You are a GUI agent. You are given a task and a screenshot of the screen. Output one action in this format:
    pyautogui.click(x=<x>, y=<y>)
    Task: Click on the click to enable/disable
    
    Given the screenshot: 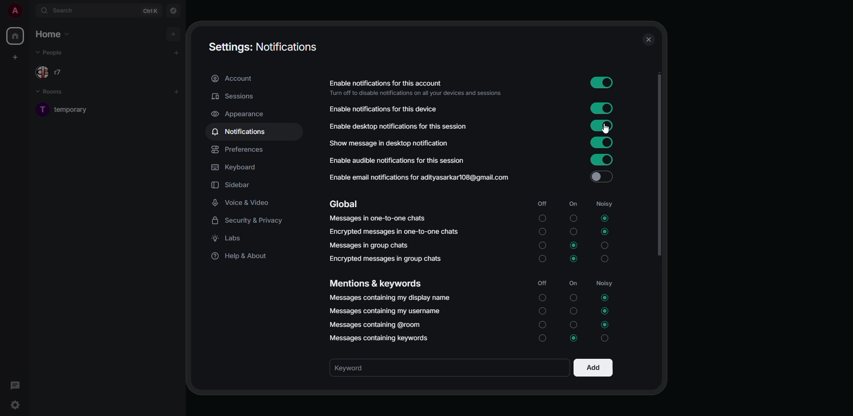 What is the action you would take?
    pyautogui.click(x=603, y=82)
    